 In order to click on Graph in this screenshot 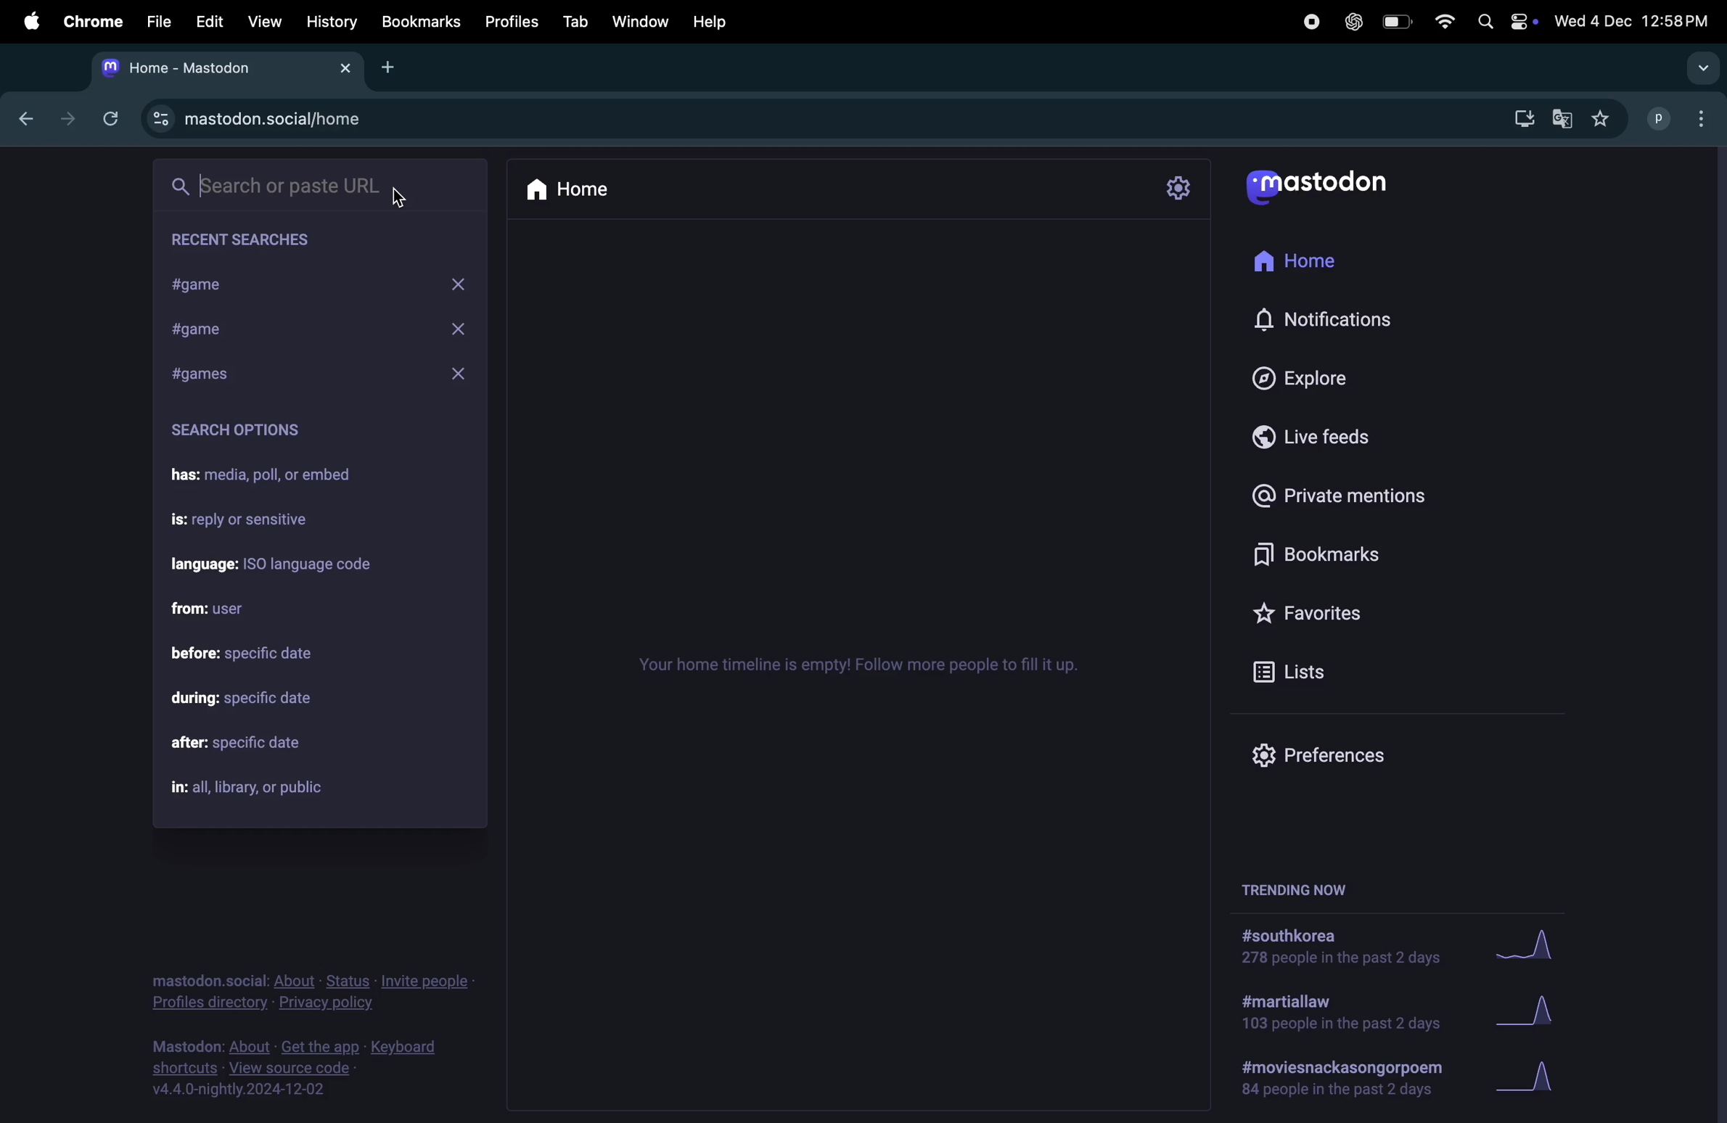, I will do `click(1529, 1011)`.